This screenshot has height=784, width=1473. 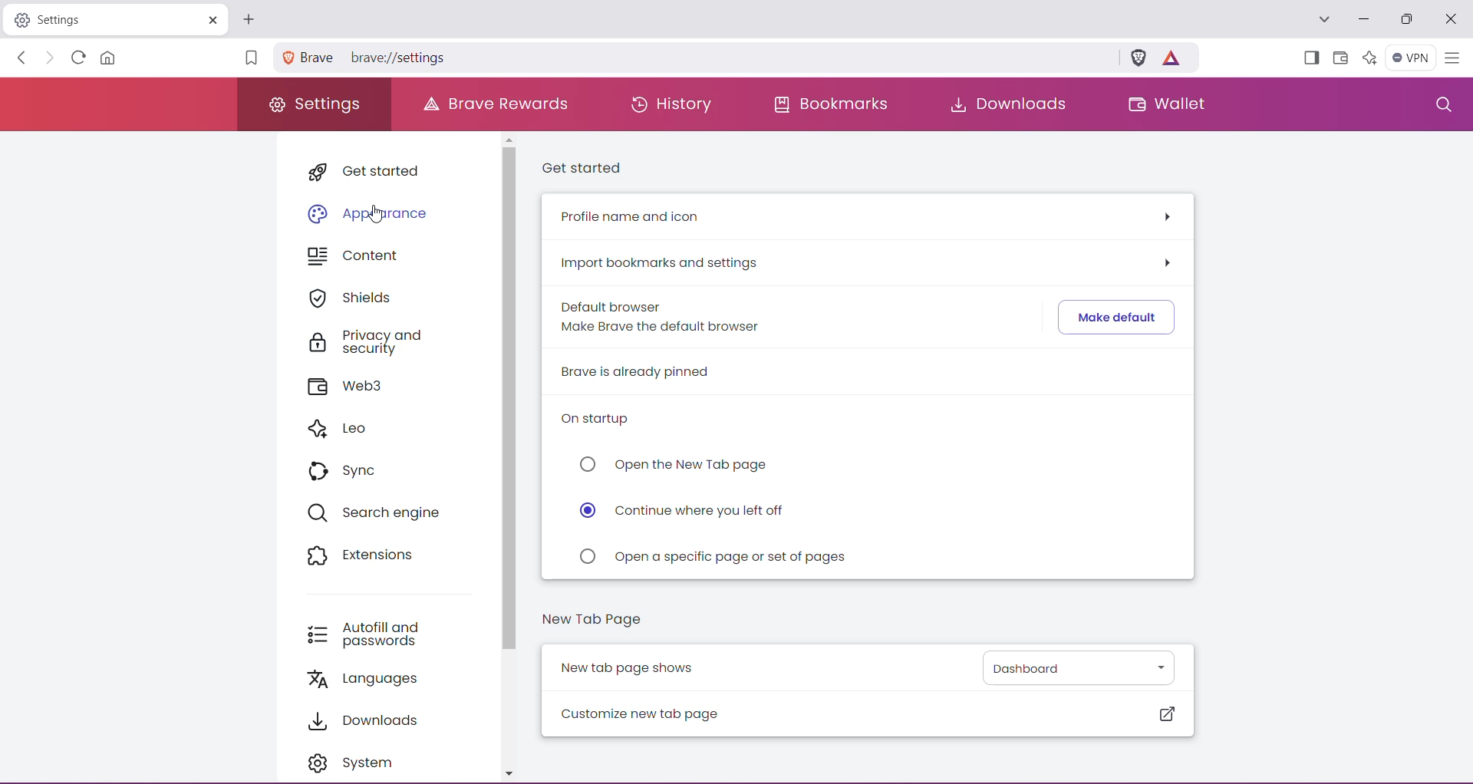 I want to click on Reload this page, so click(x=76, y=57).